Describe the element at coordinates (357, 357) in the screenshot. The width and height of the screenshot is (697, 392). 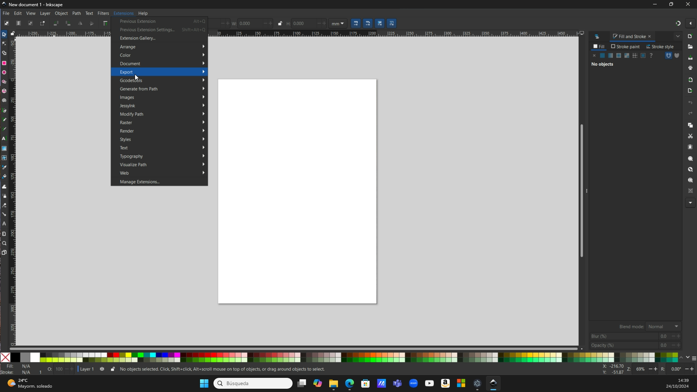
I see `Color Bar` at that location.